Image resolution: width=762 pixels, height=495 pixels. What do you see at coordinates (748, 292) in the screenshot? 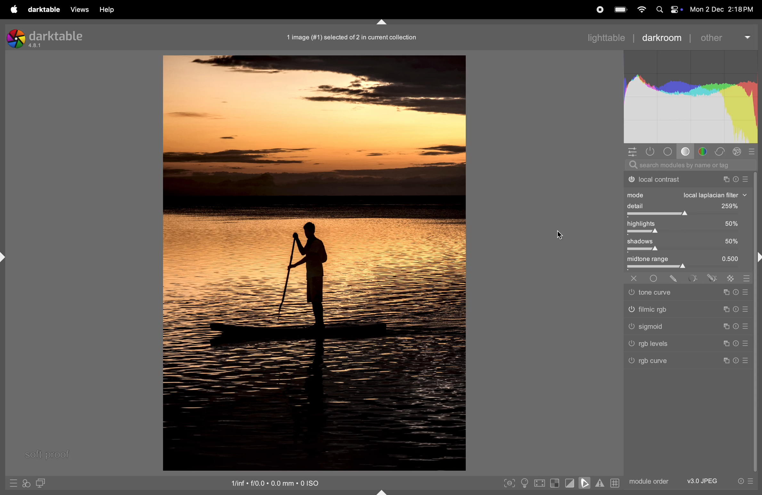
I see `sign ` at bounding box center [748, 292].